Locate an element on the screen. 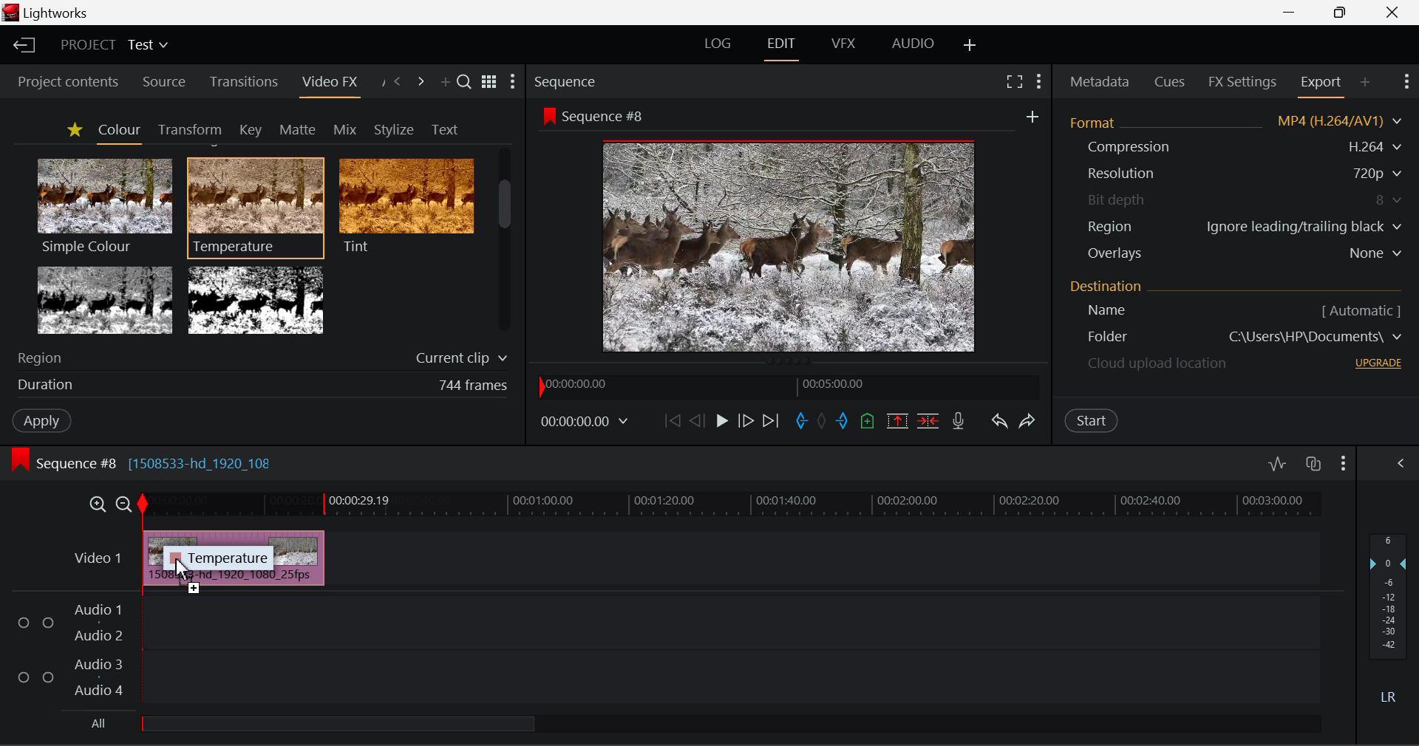  Audio 4 is located at coordinates (95, 688).